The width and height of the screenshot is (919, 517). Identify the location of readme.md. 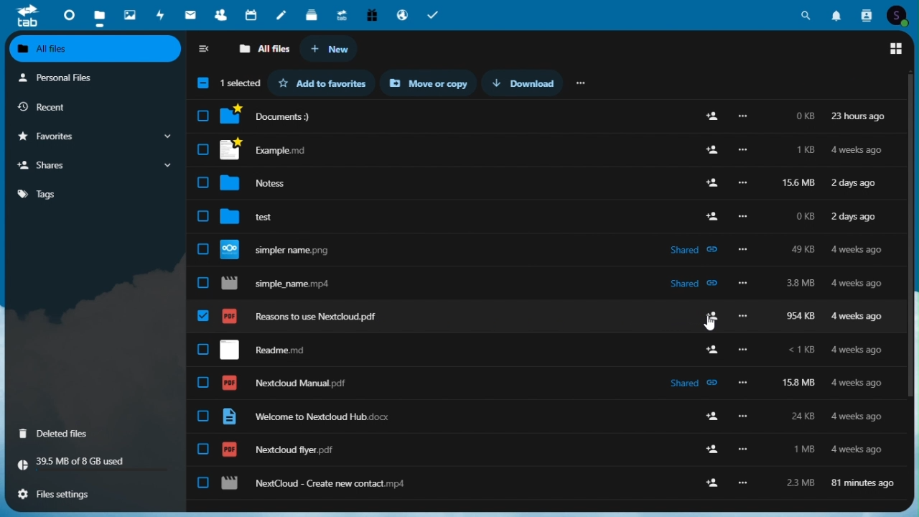
(262, 349).